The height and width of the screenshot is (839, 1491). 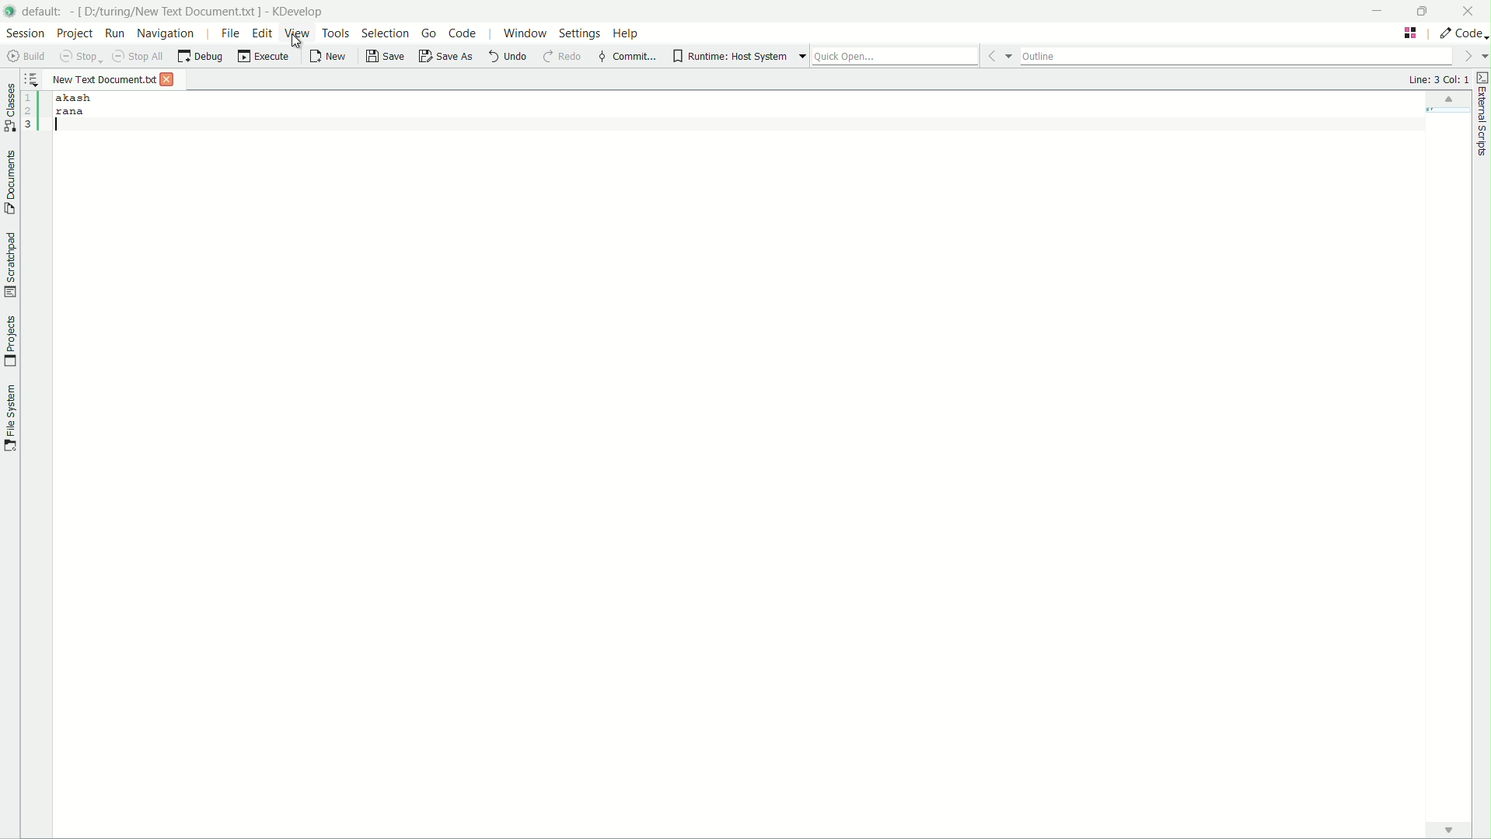 What do you see at coordinates (298, 45) in the screenshot?
I see `cursor` at bounding box center [298, 45].